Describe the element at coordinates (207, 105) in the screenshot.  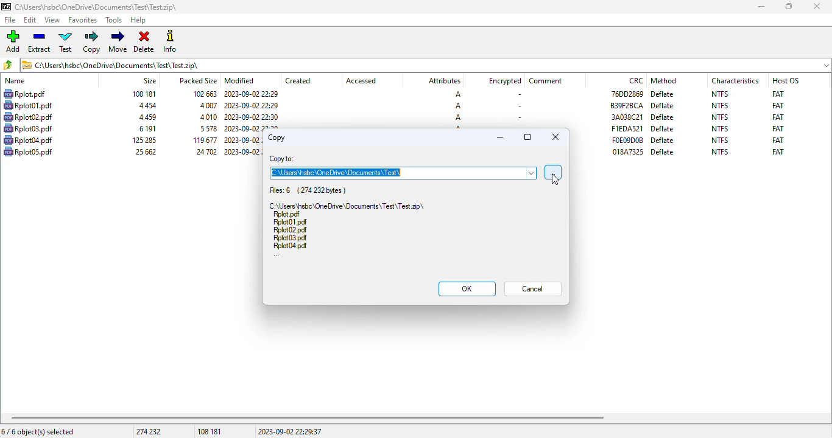
I see `packed size` at that location.